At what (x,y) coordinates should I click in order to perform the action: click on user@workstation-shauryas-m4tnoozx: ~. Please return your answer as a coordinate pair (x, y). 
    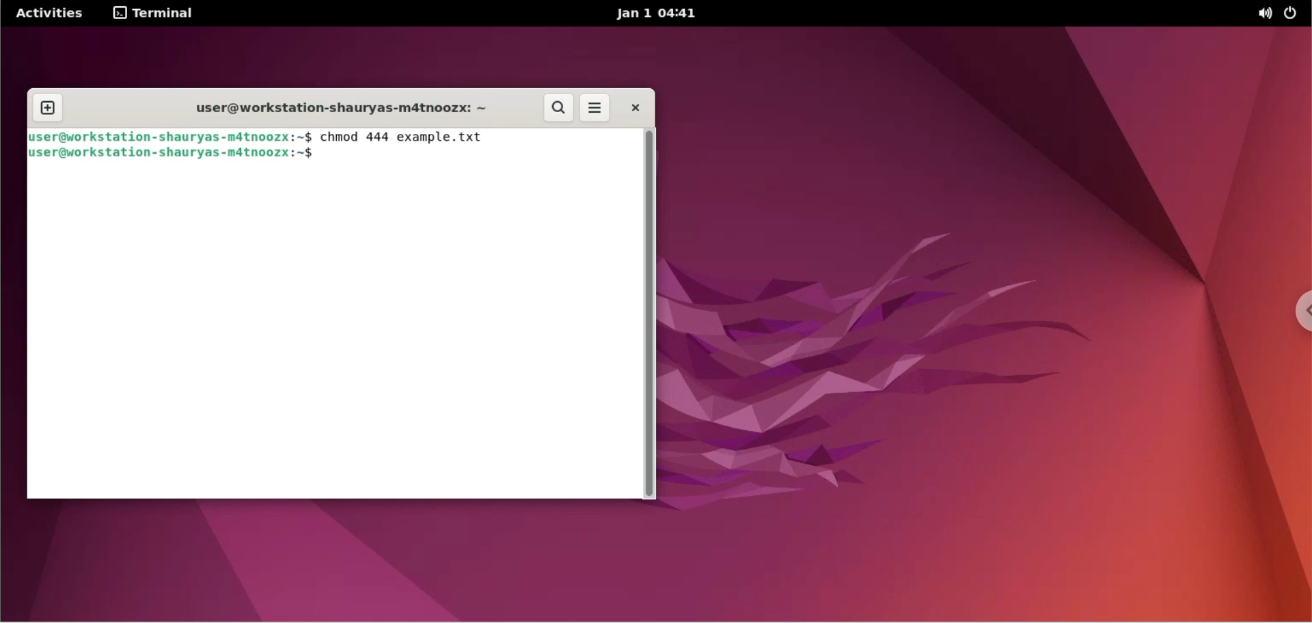
    Looking at the image, I should click on (338, 110).